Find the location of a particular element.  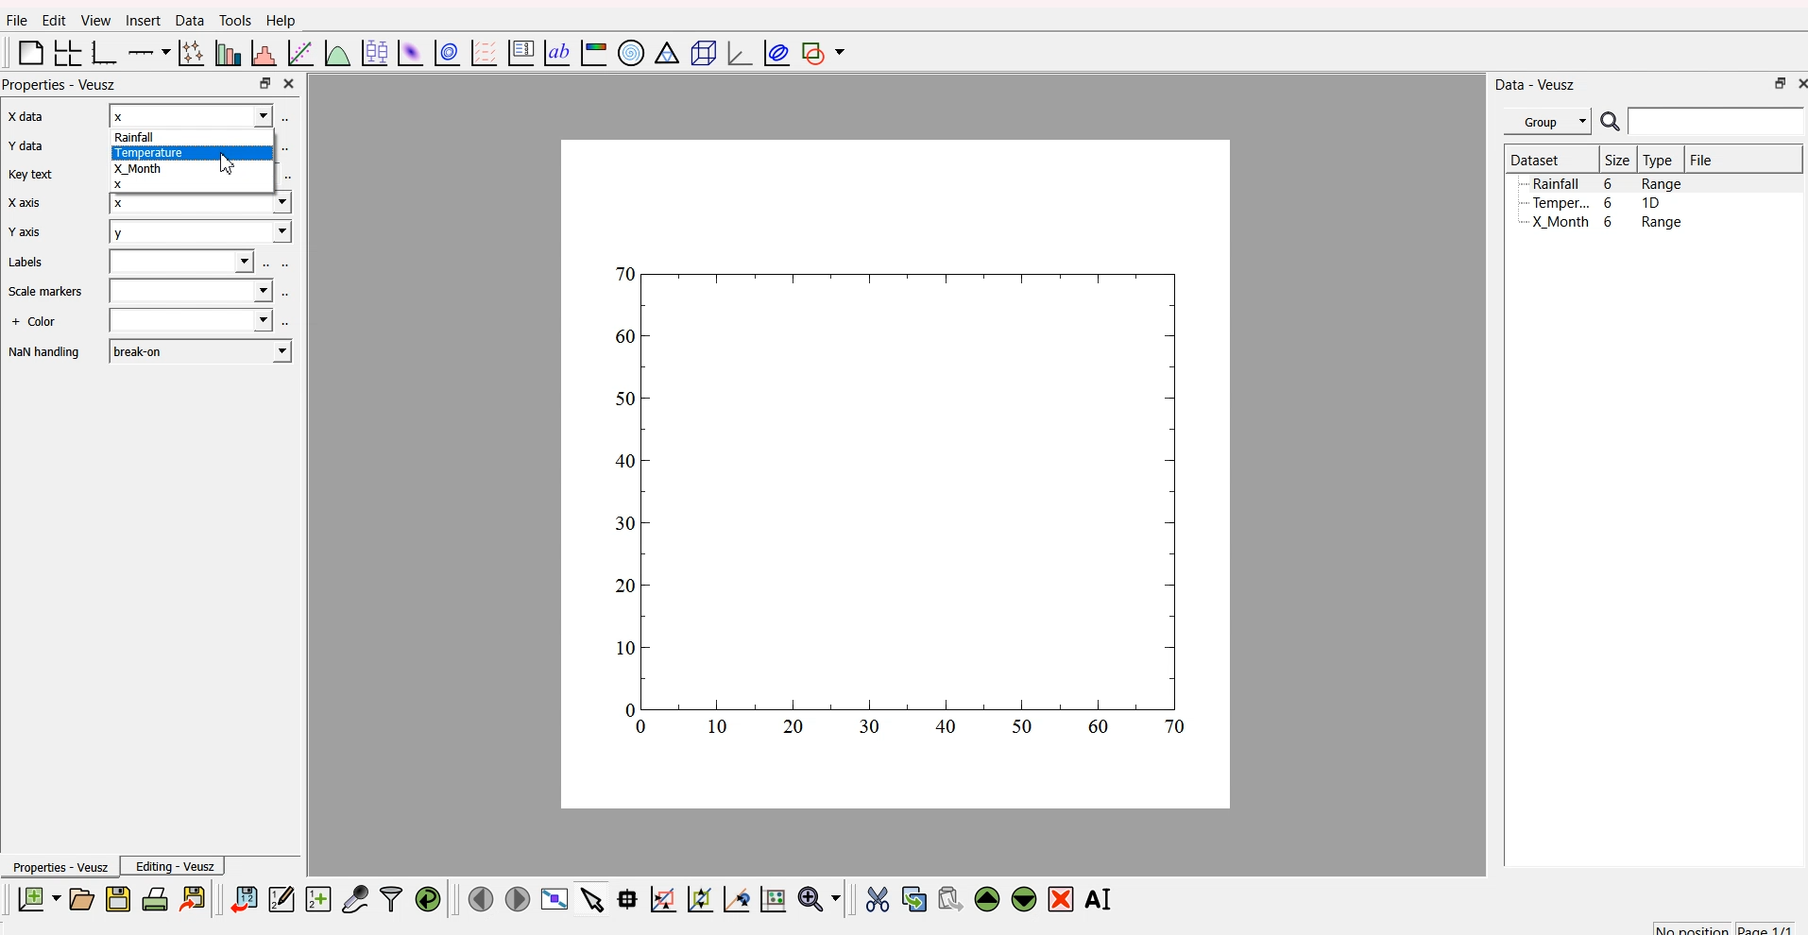

capture a dataset is located at coordinates (354, 895).